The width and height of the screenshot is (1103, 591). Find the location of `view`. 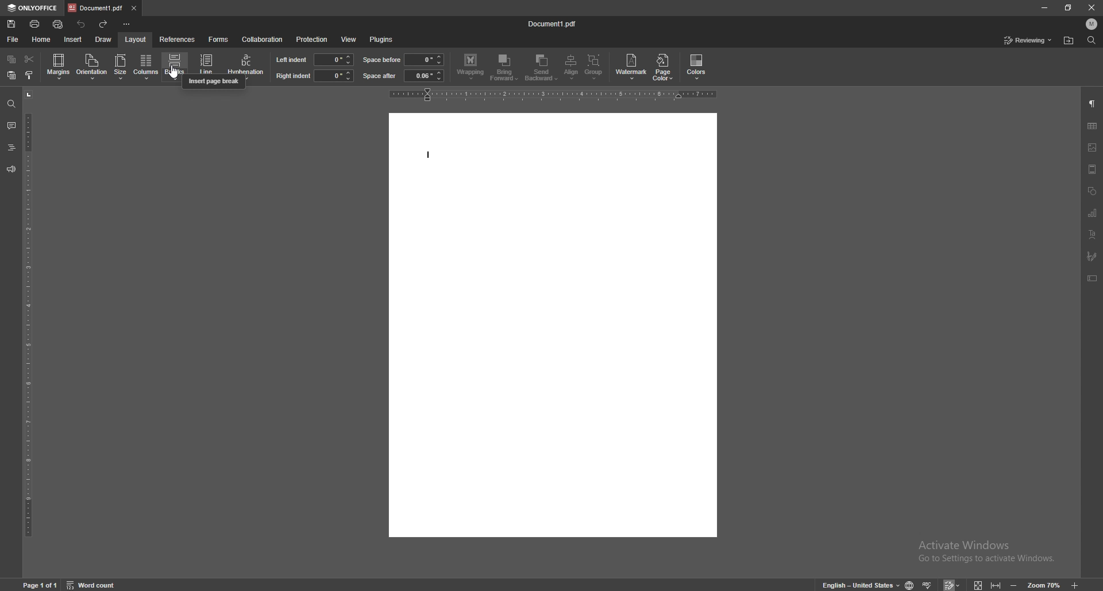

view is located at coordinates (349, 40).